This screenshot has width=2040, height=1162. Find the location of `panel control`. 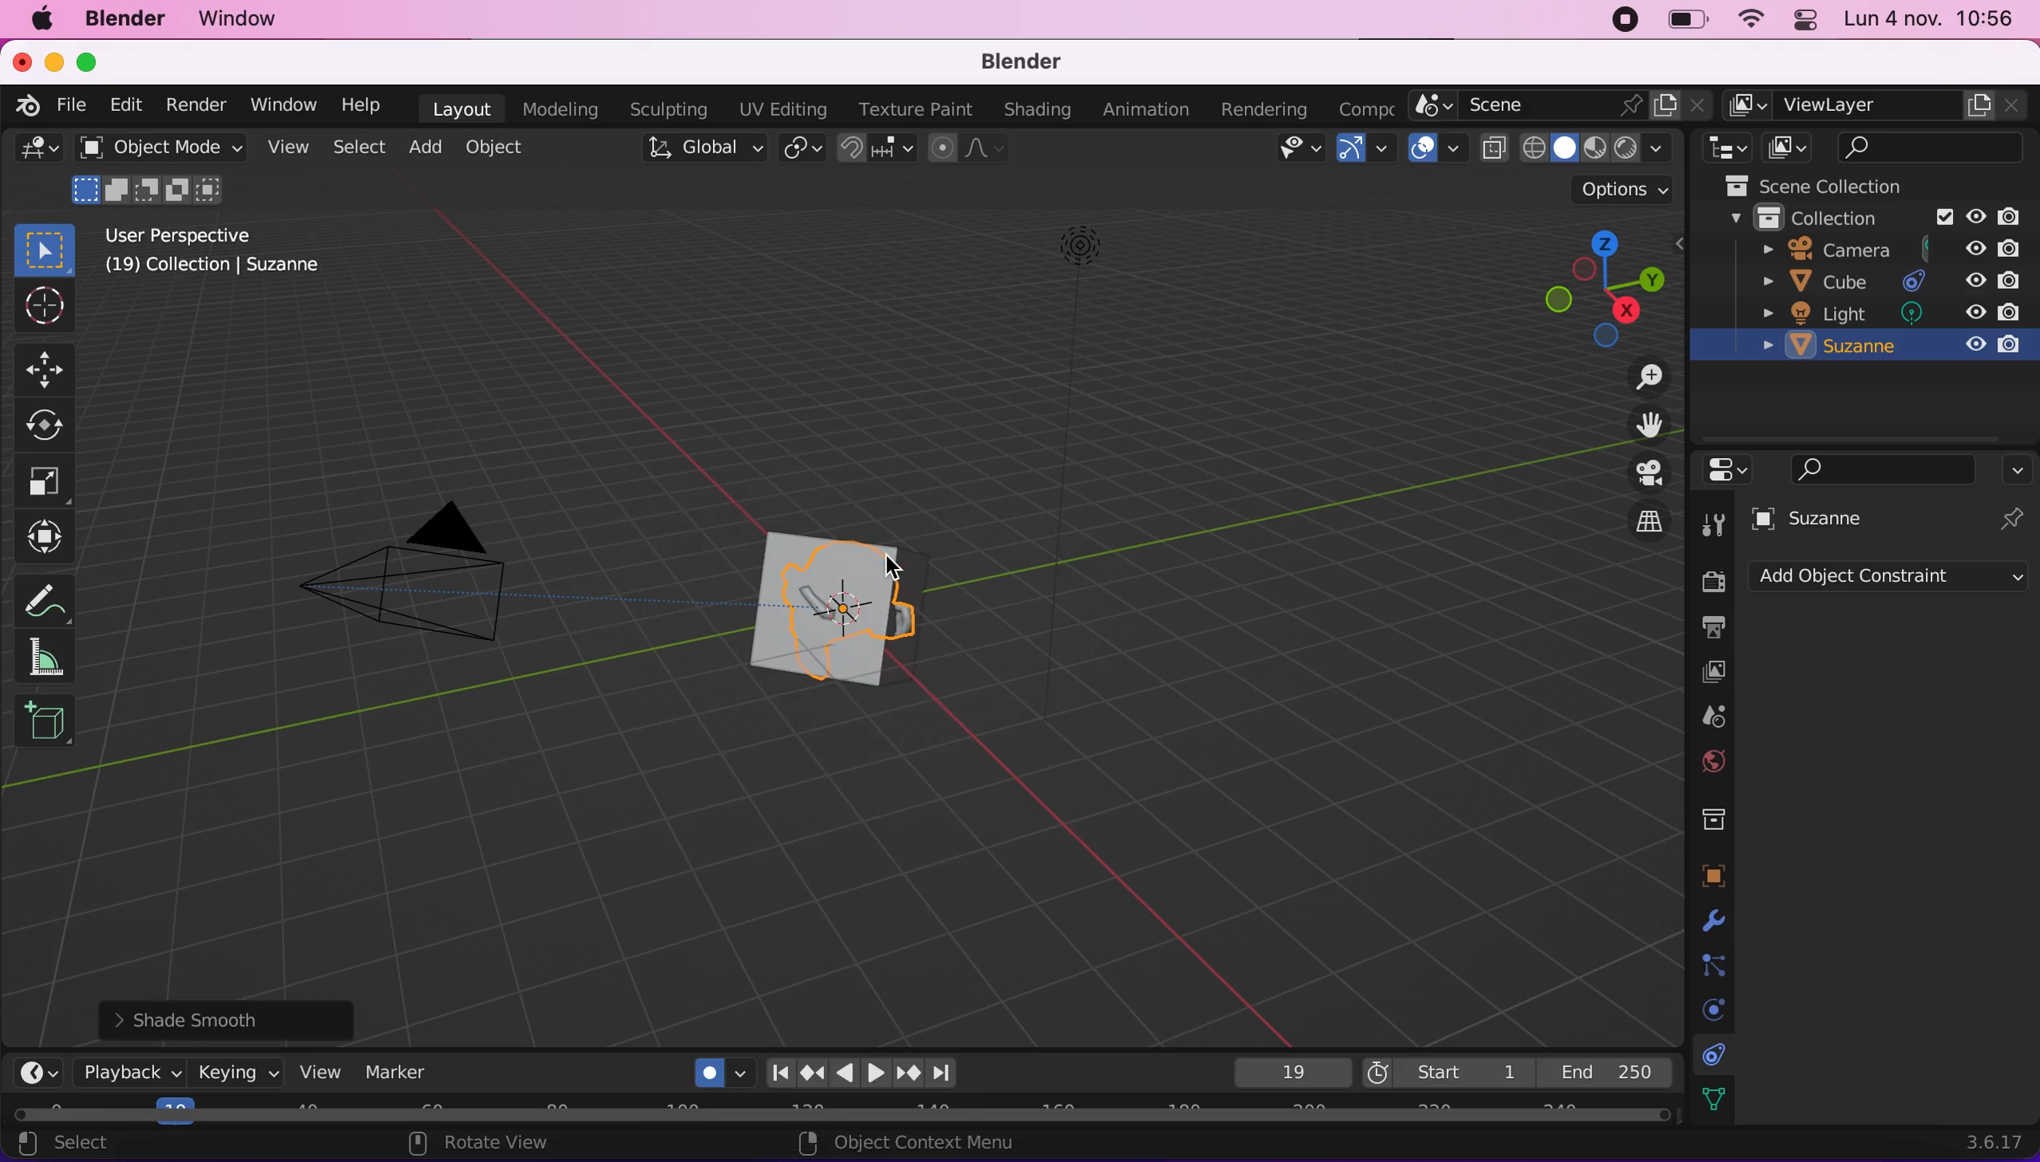

panel control is located at coordinates (1807, 19).